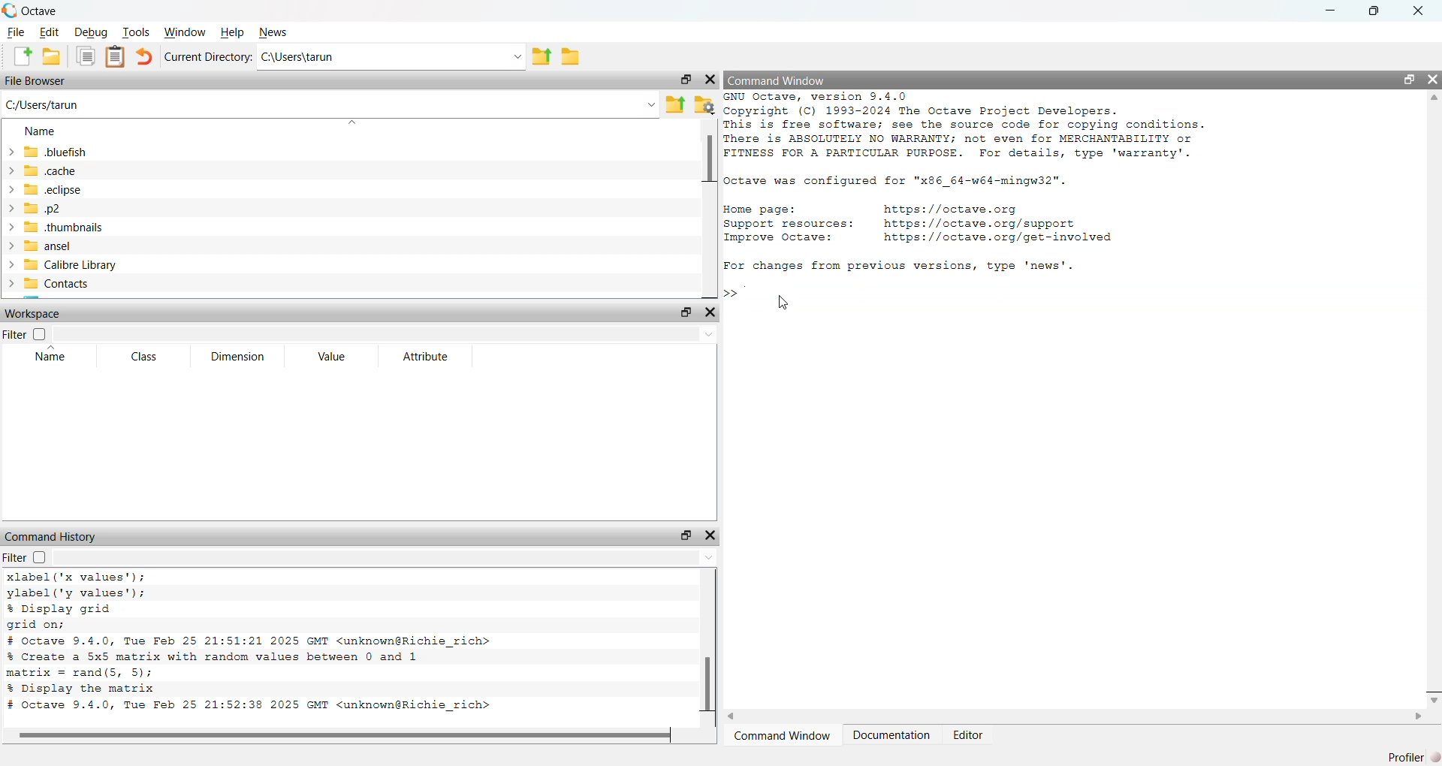 This screenshot has height=766, width=1442. Describe the element at coordinates (86, 56) in the screenshot. I see `copy` at that location.